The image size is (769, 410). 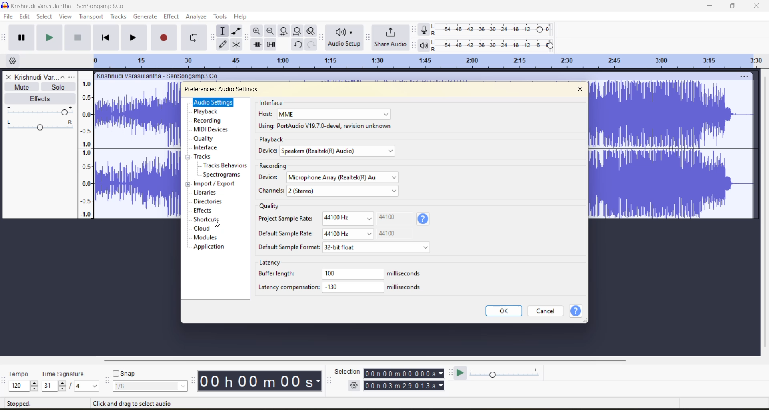 What do you see at coordinates (272, 262) in the screenshot?
I see `latency` at bounding box center [272, 262].